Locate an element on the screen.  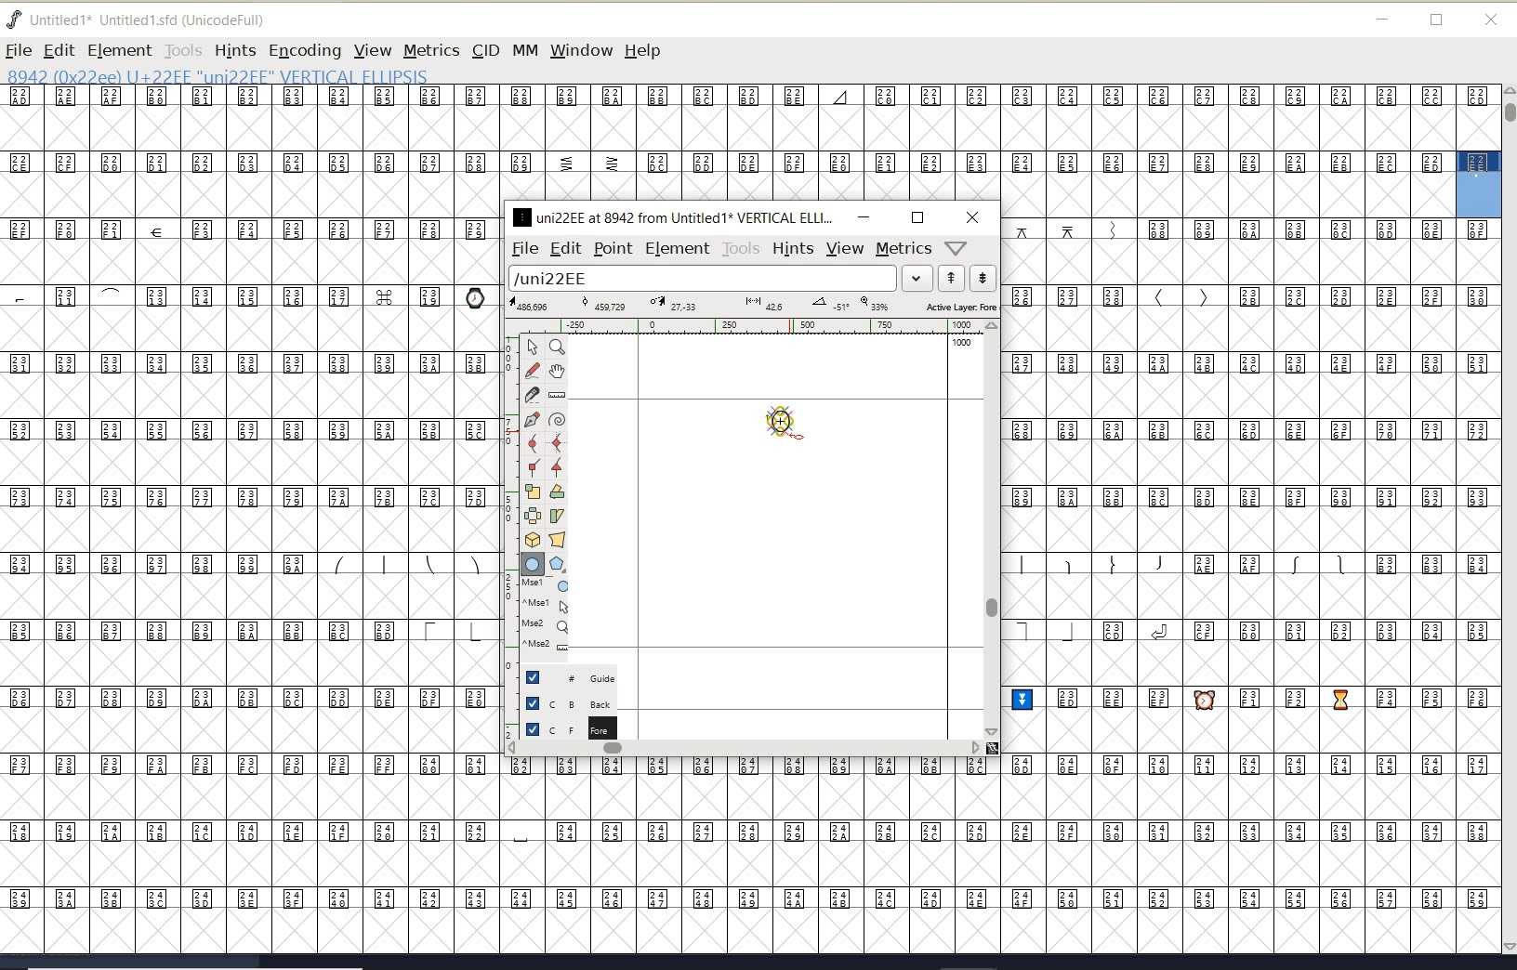
guide is located at coordinates (577, 675).